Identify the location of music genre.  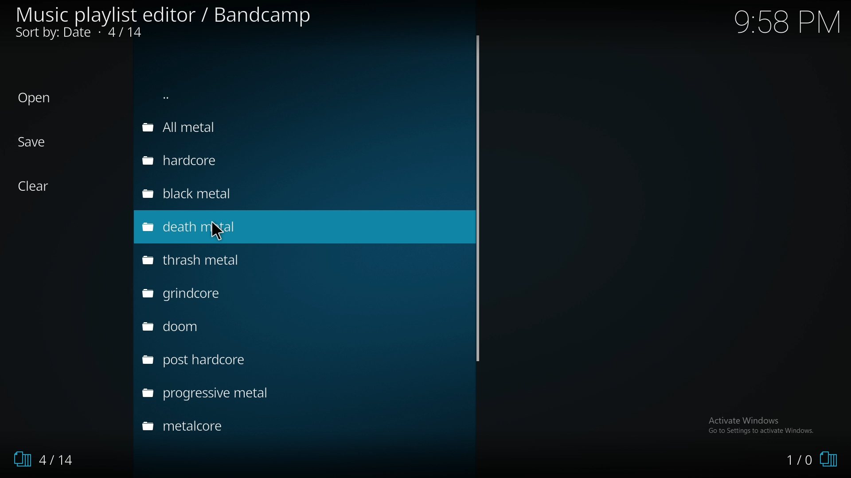
(235, 128).